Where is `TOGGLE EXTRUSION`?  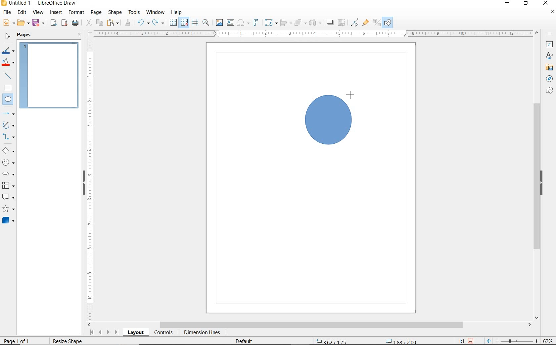 TOGGLE EXTRUSION is located at coordinates (377, 23).